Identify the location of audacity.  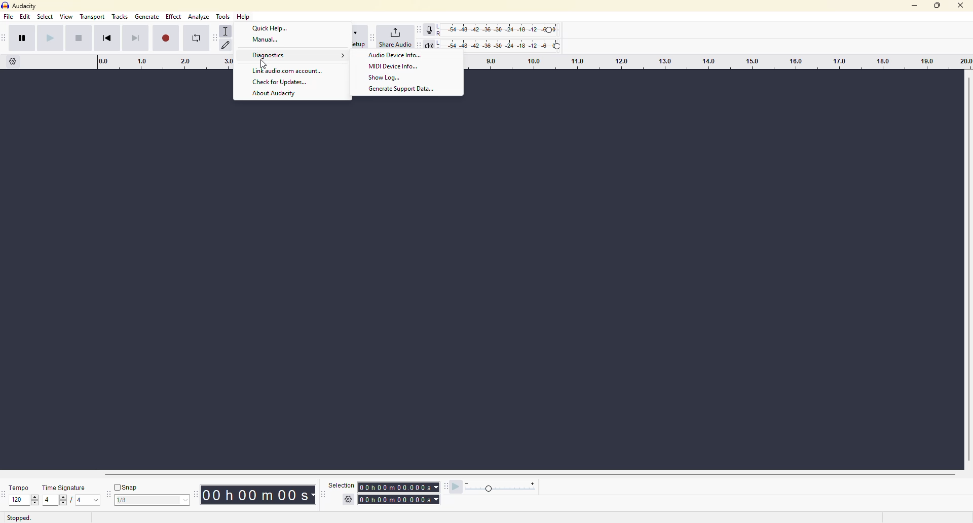
(26, 5).